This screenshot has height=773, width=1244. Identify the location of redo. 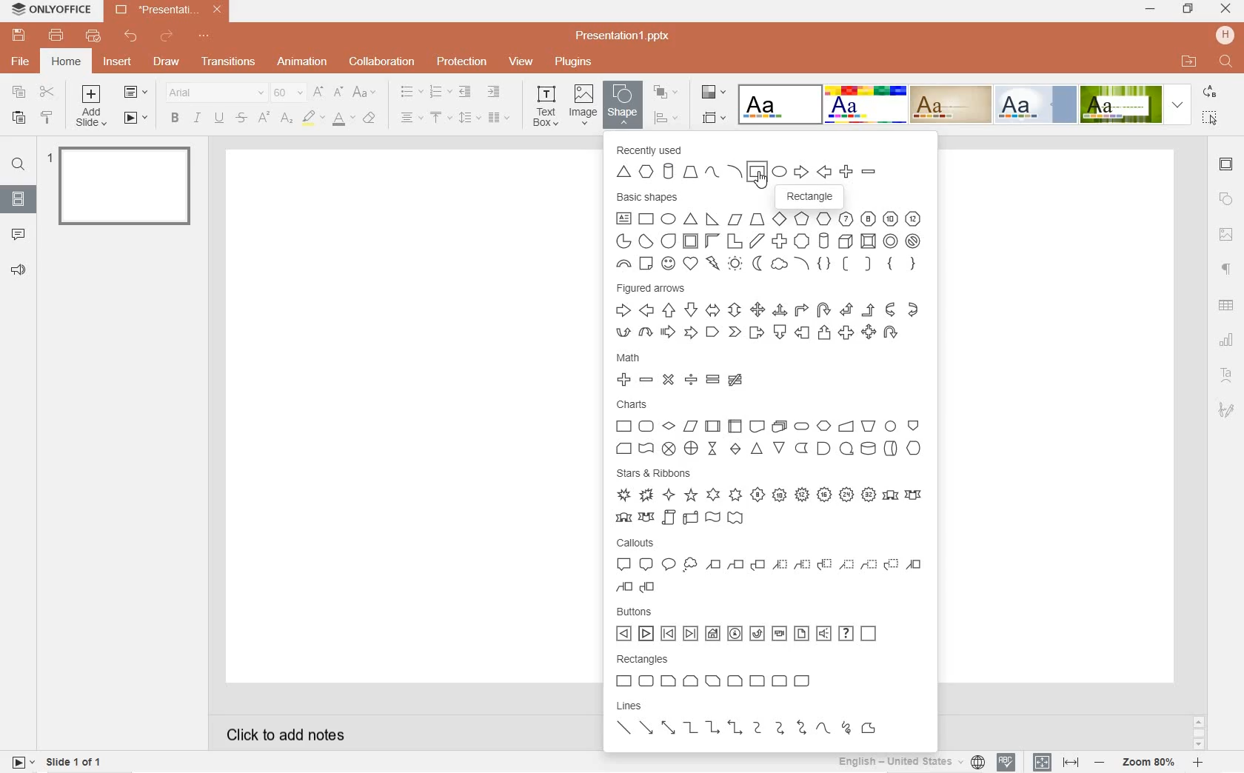
(167, 38).